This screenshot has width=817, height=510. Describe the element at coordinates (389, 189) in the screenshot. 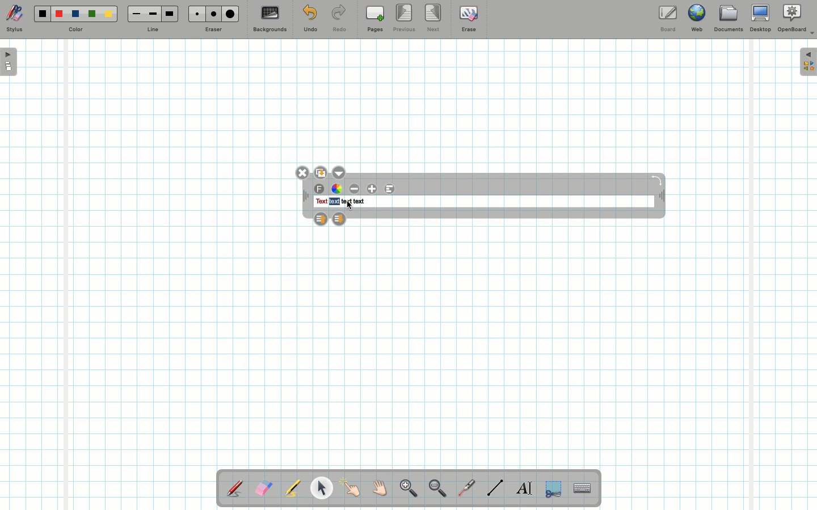

I see `Alignment` at that location.